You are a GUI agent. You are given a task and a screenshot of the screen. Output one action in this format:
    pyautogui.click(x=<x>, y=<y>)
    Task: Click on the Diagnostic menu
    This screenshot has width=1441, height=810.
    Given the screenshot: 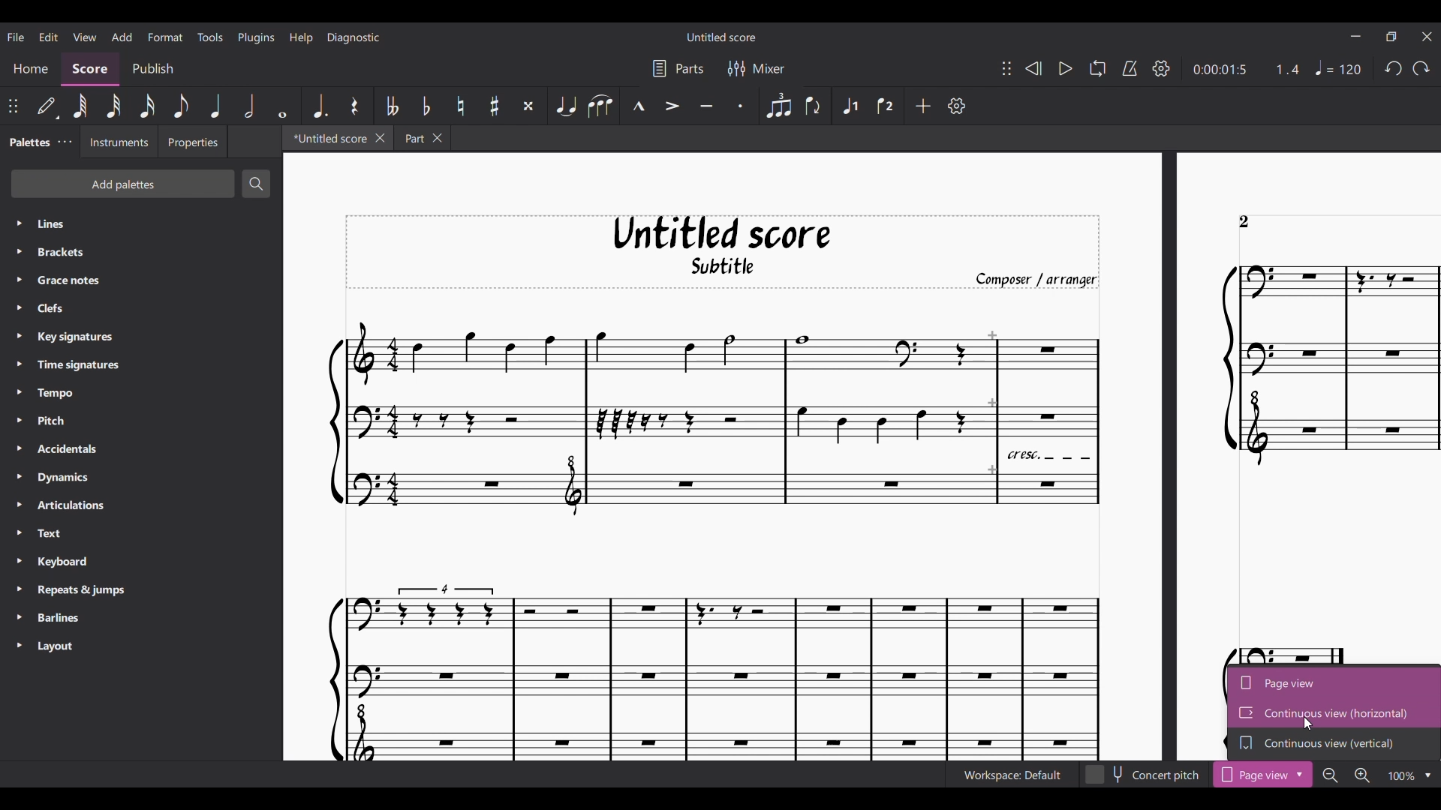 What is the action you would take?
    pyautogui.click(x=353, y=38)
    